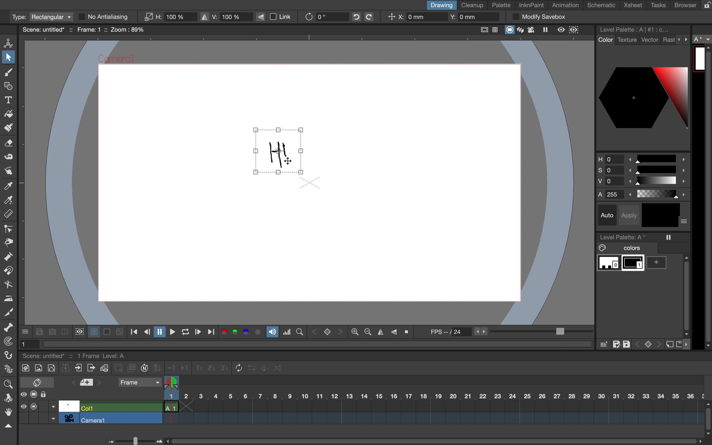 The image size is (712, 445). I want to click on plastic tool, so click(8, 370).